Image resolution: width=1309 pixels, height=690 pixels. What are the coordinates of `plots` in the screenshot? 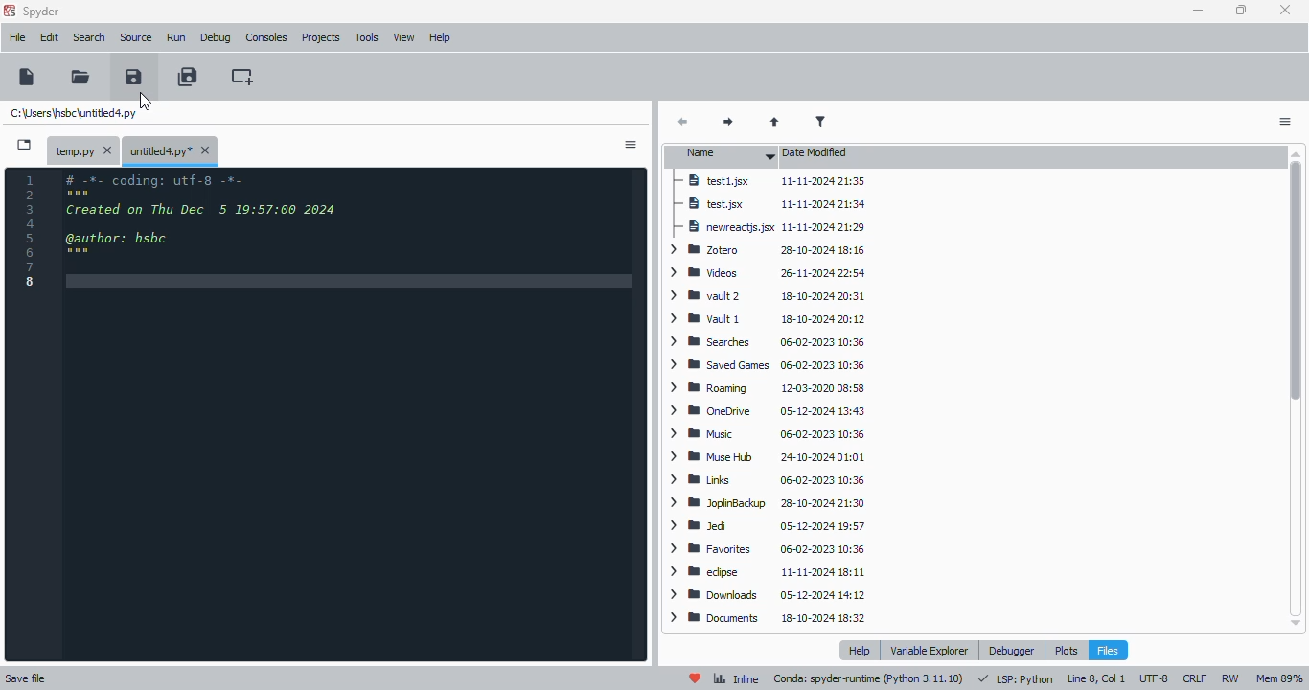 It's located at (1067, 650).